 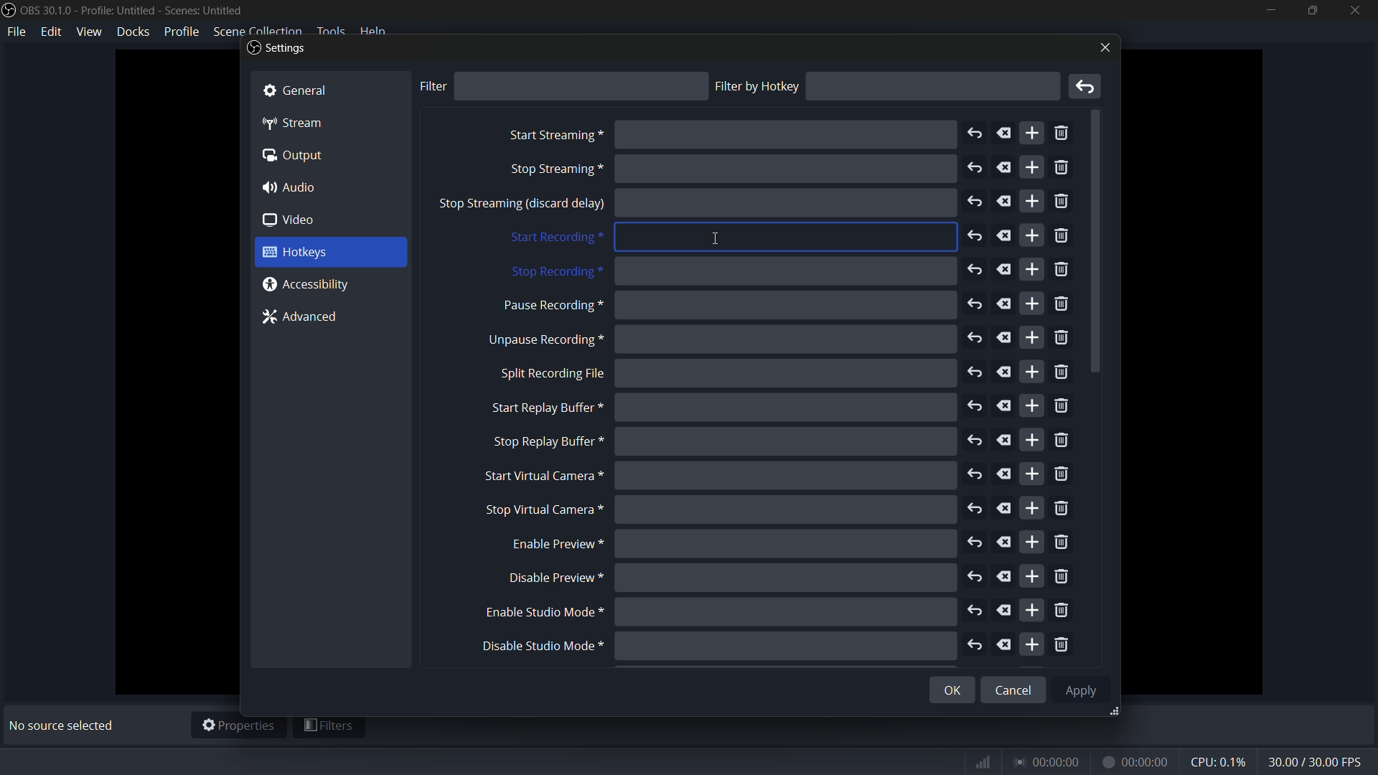 What do you see at coordinates (1033, 236) in the screenshot?
I see `add more` at bounding box center [1033, 236].